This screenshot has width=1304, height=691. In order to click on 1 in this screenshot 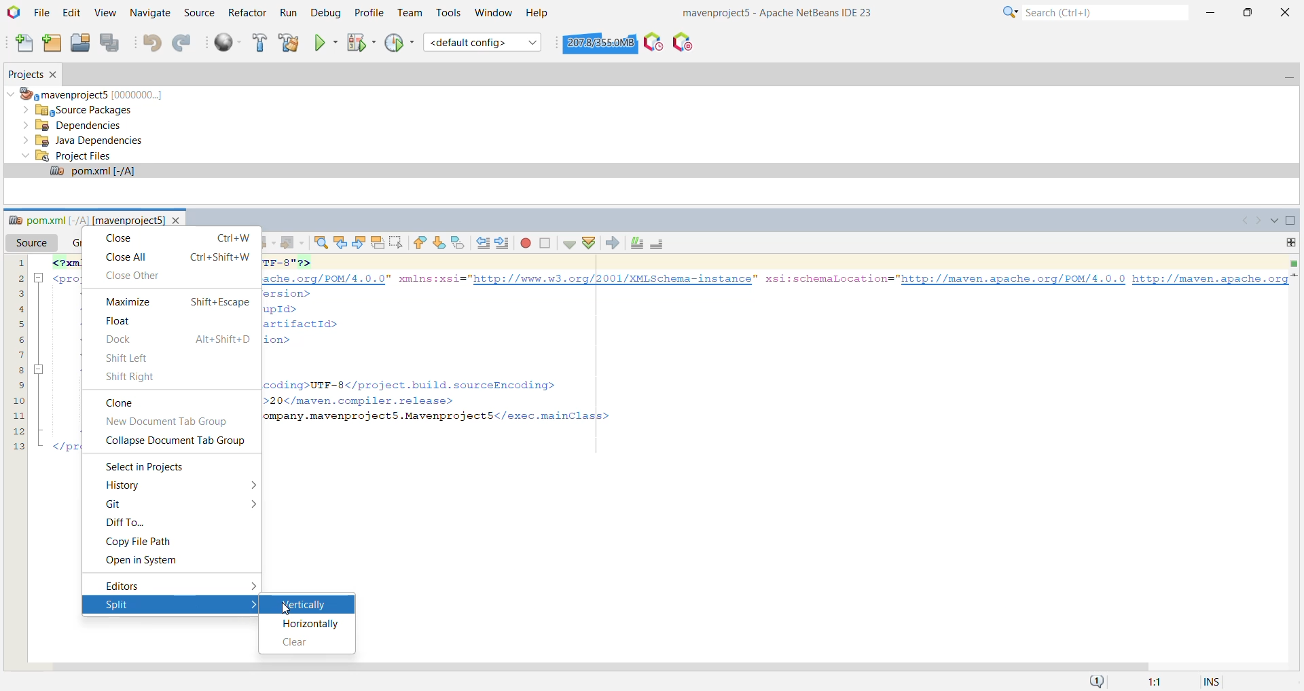, I will do `click(18, 263)`.